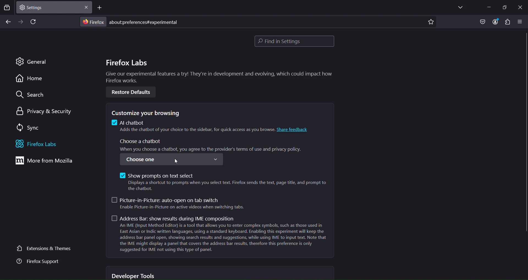  I want to click on extensions, so click(507, 23).